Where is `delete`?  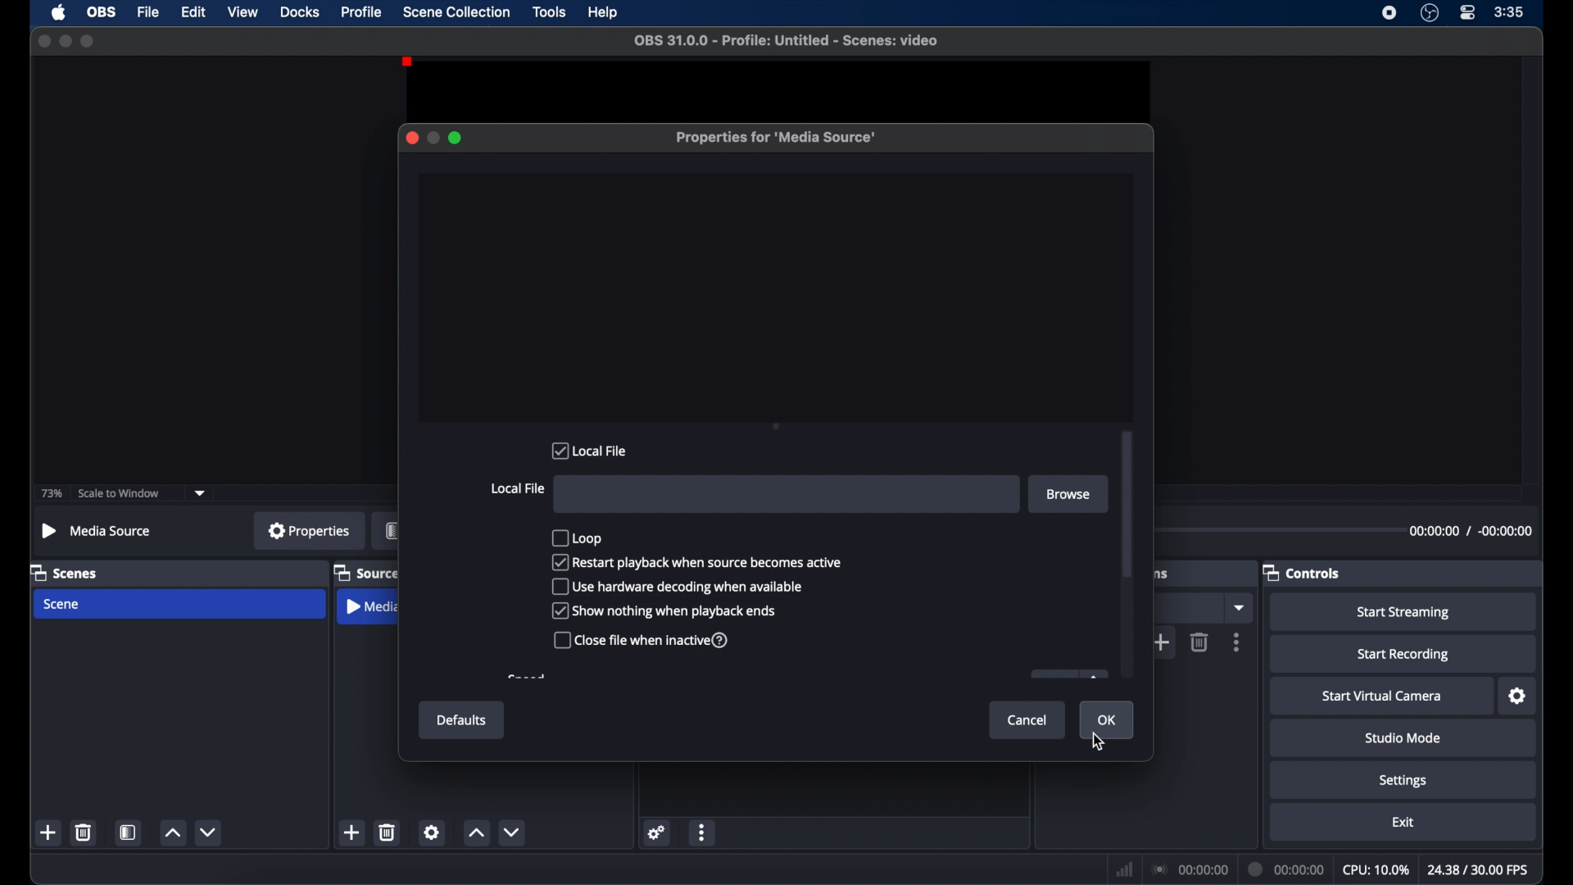 delete is located at coordinates (388, 832).